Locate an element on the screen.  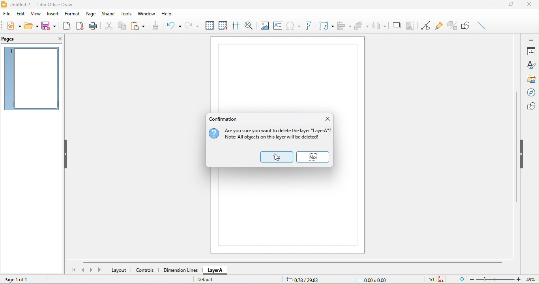
pages is located at coordinates (11, 39).